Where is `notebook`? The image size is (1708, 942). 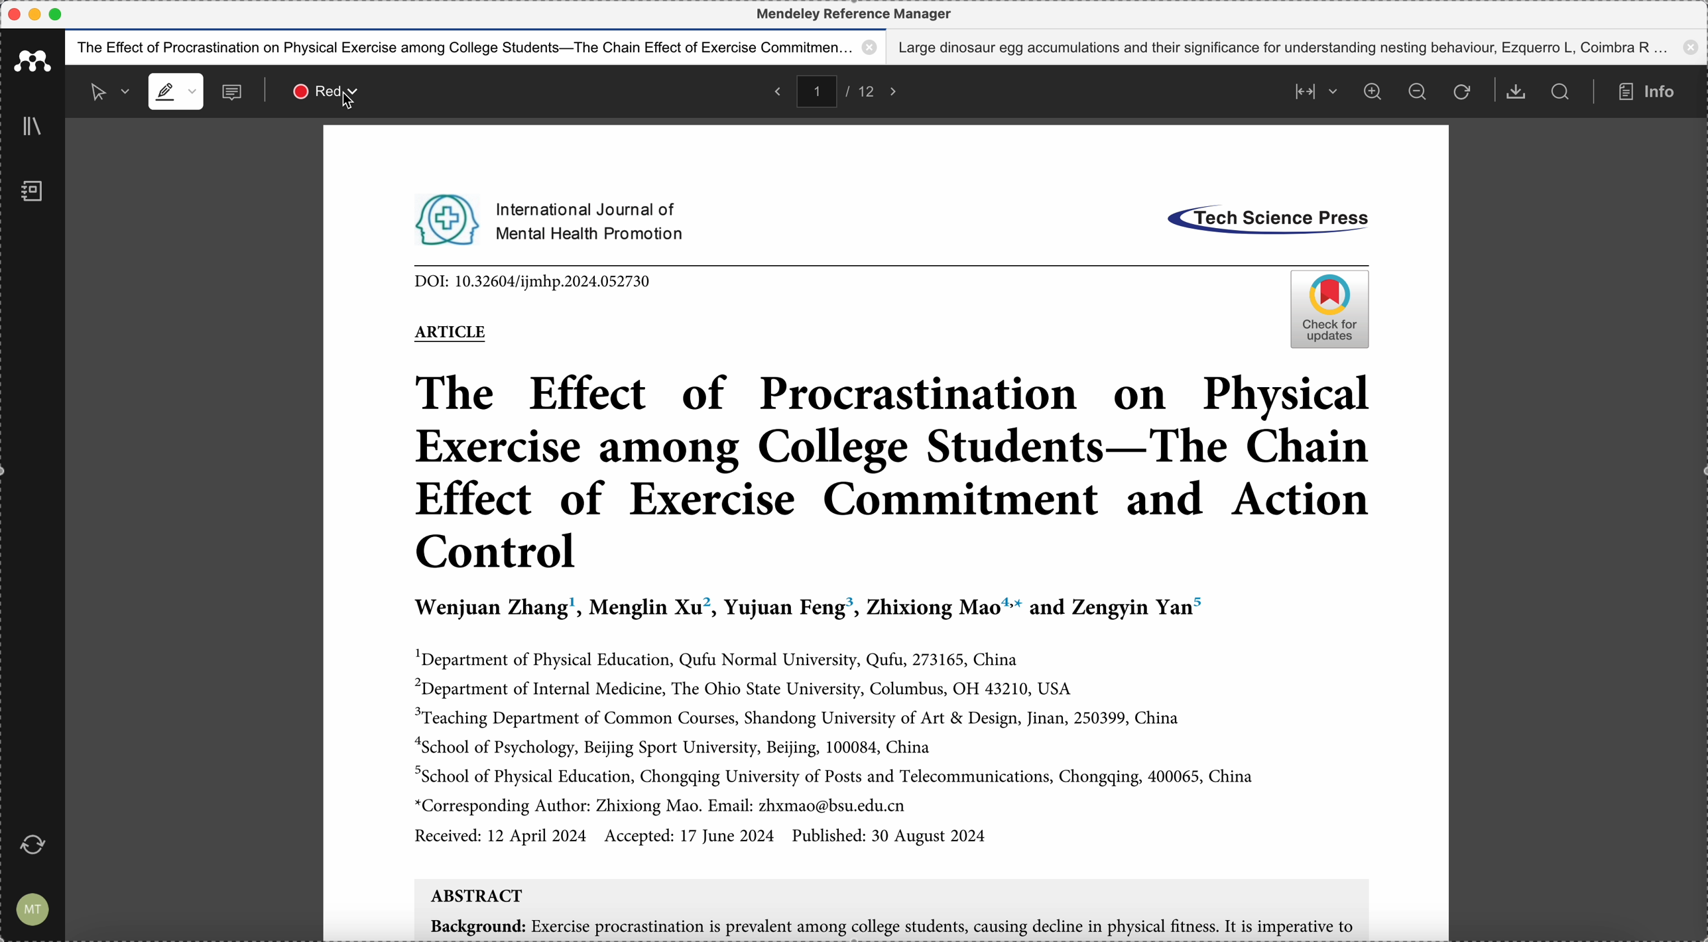 notebook is located at coordinates (32, 194).